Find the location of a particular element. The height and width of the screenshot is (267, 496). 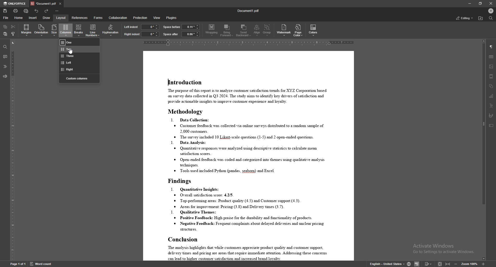

status is located at coordinates (464, 18).